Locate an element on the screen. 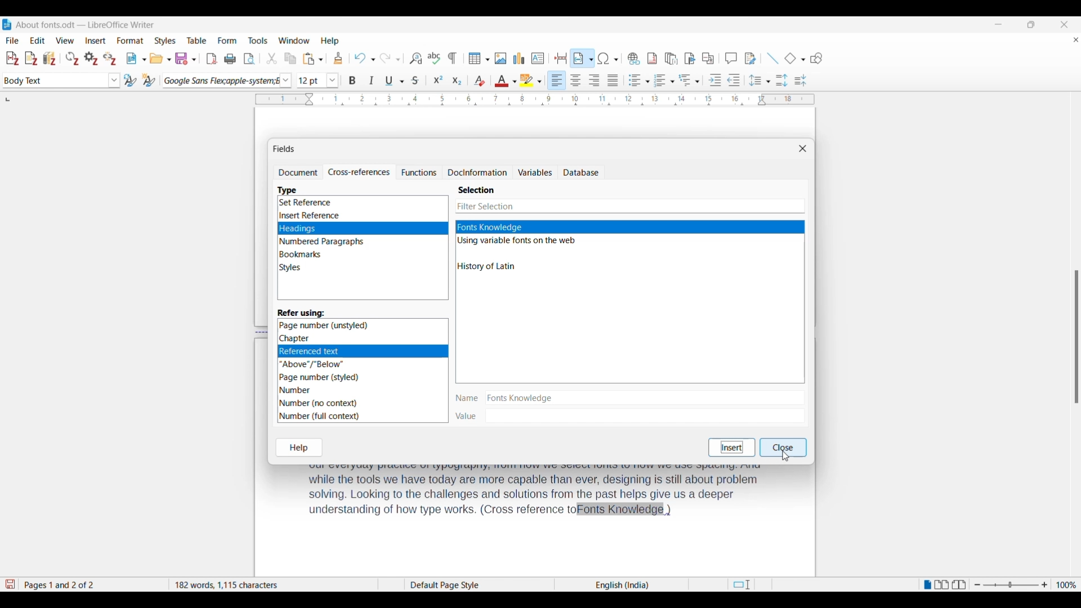  Format menu is located at coordinates (130, 41).